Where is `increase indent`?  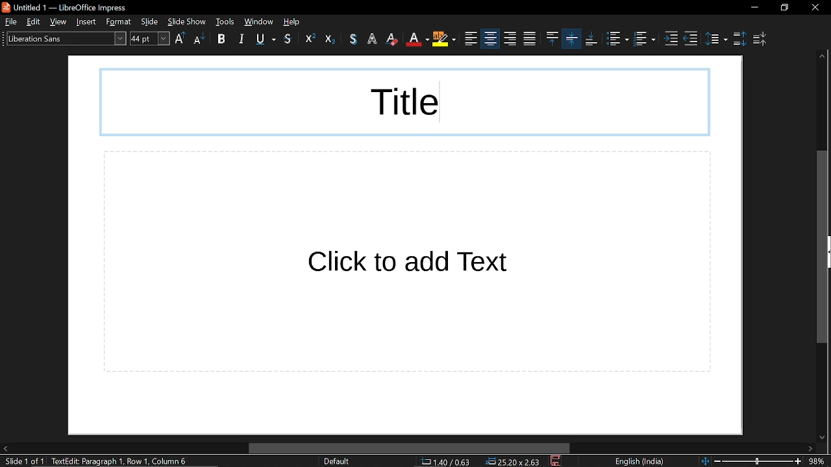 increase indent is located at coordinates (673, 39).